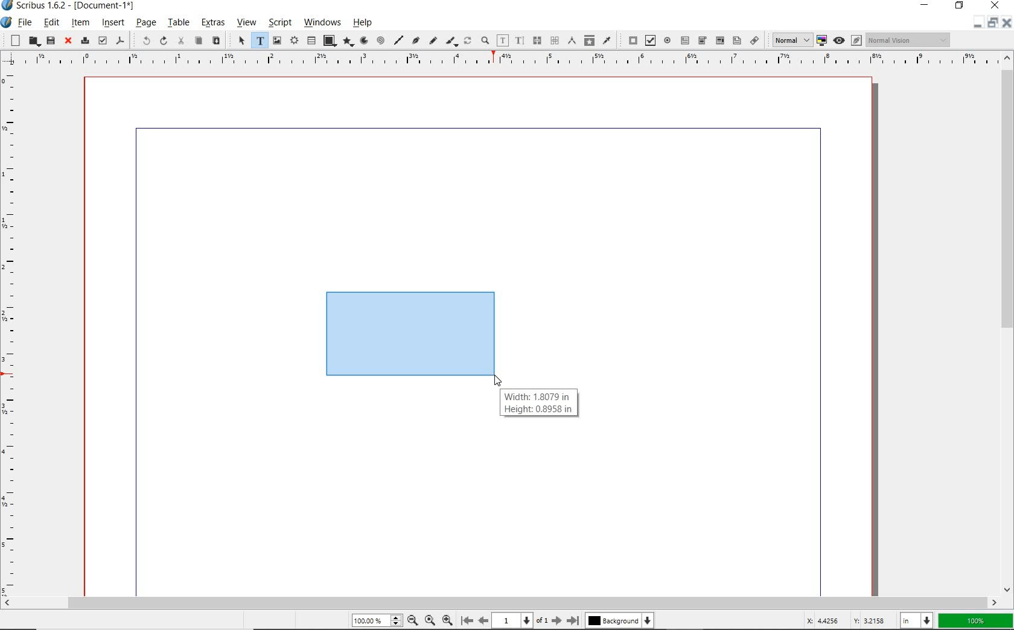 Image resolution: width=1014 pixels, height=630 pixels. I want to click on pdf list box, so click(736, 40).